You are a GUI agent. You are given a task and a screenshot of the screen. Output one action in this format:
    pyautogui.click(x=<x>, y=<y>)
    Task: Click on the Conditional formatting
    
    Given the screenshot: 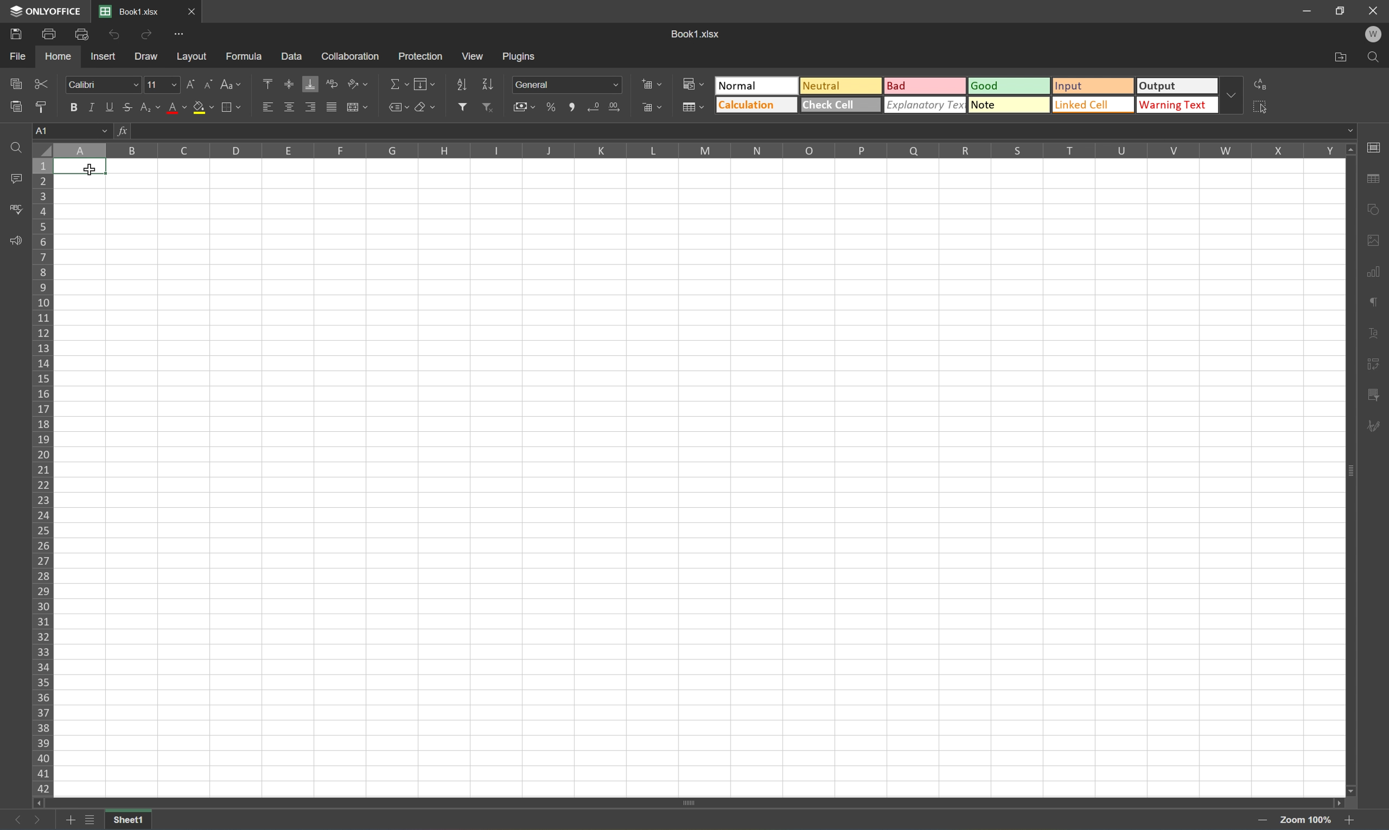 What is the action you would take?
    pyautogui.click(x=694, y=83)
    